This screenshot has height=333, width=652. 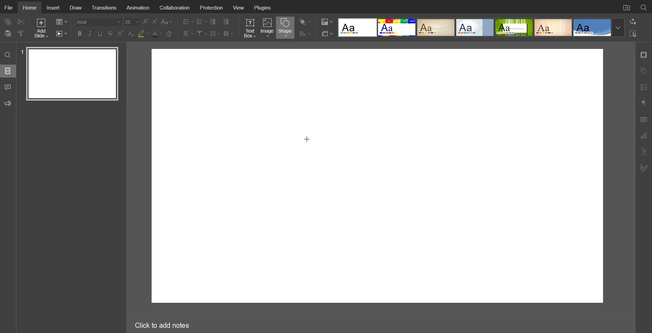 What do you see at coordinates (644, 168) in the screenshot?
I see `Signature ` at bounding box center [644, 168].